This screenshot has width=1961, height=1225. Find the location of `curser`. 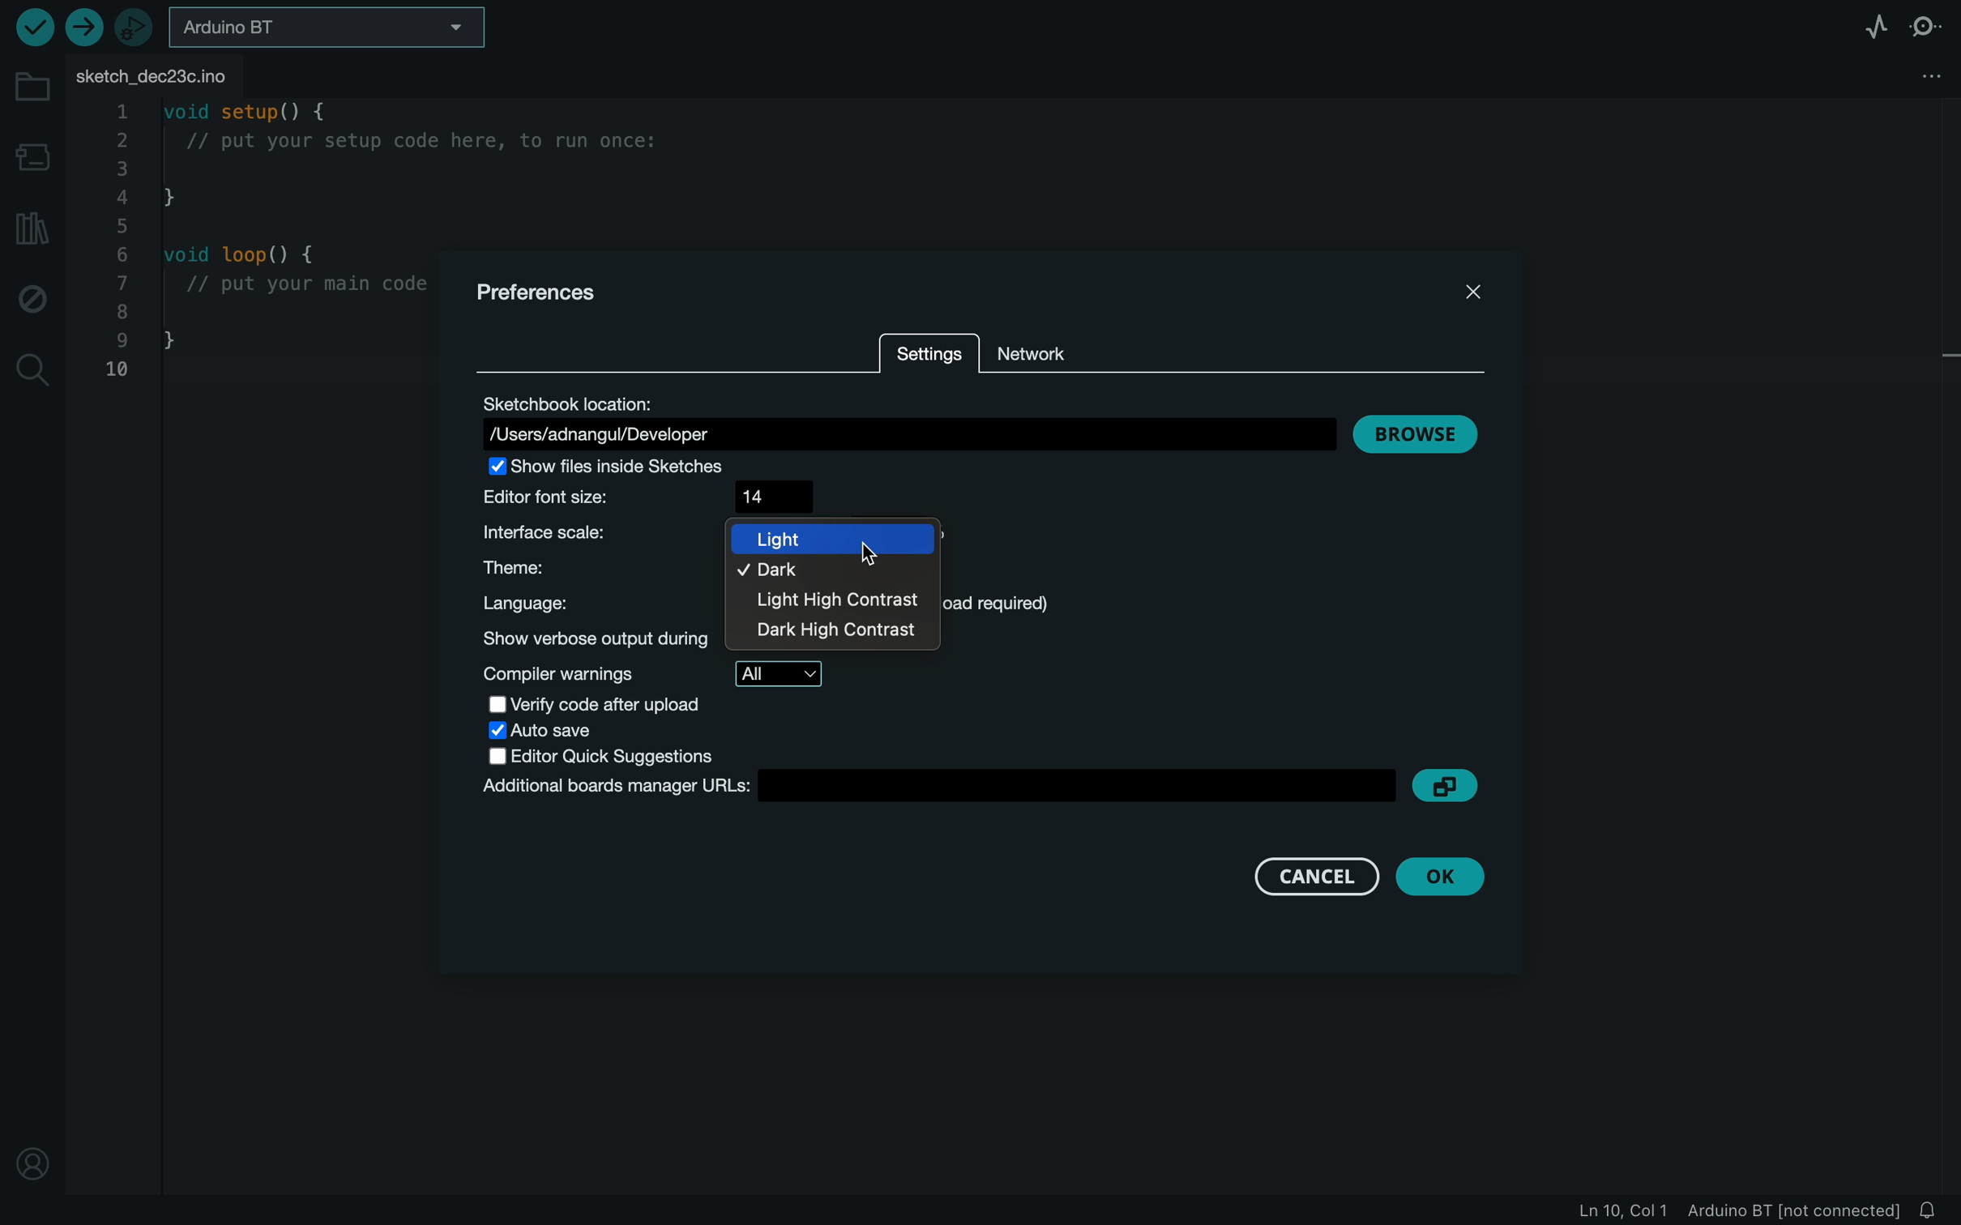

curser is located at coordinates (875, 554).